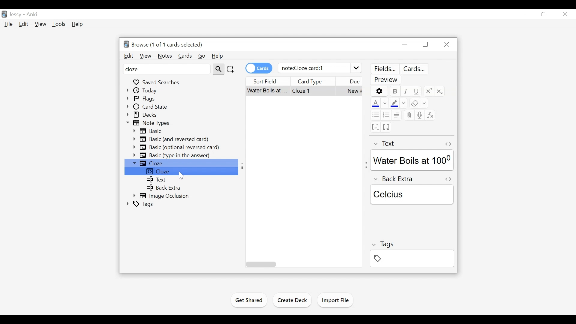  What do you see at coordinates (143, 115) in the screenshot?
I see `Decks` at bounding box center [143, 115].